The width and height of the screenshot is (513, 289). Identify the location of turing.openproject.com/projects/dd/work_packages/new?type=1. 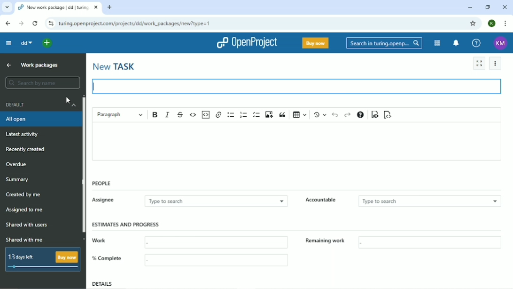
(136, 24).